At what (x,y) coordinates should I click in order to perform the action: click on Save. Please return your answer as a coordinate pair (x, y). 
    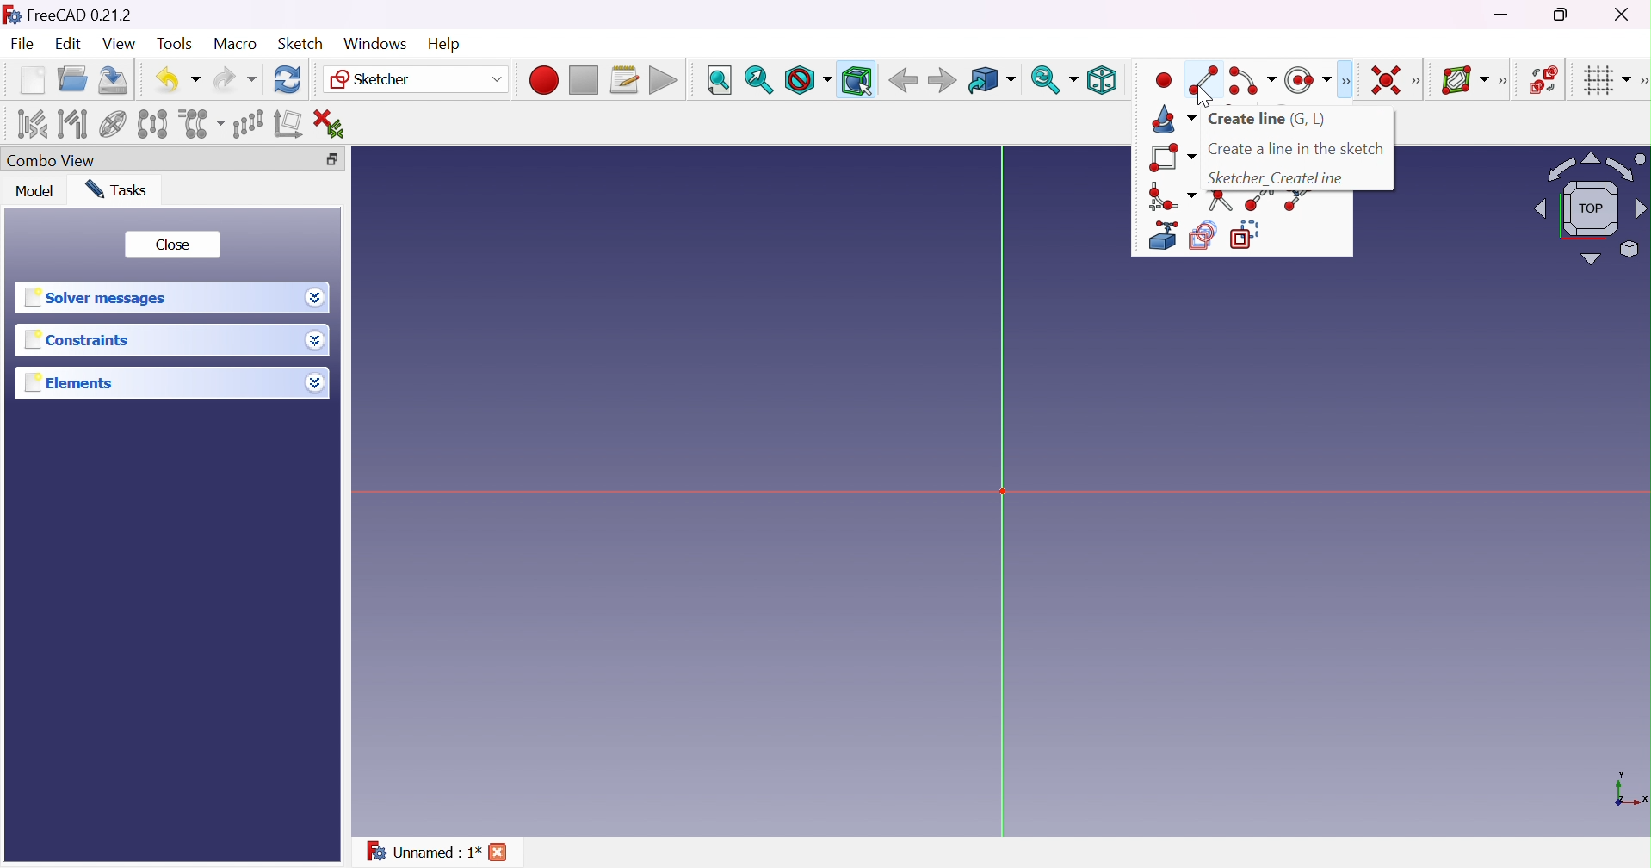
    Looking at the image, I should click on (116, 80).